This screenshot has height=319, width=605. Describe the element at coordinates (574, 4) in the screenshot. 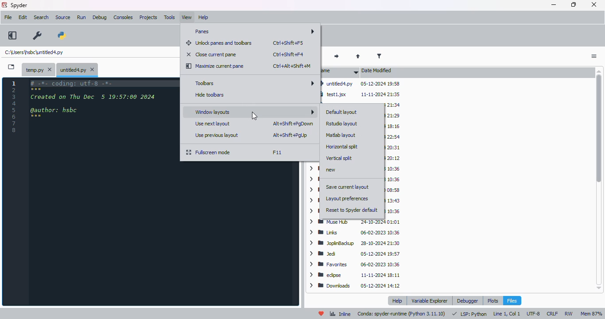

I see `maximize` at that location.